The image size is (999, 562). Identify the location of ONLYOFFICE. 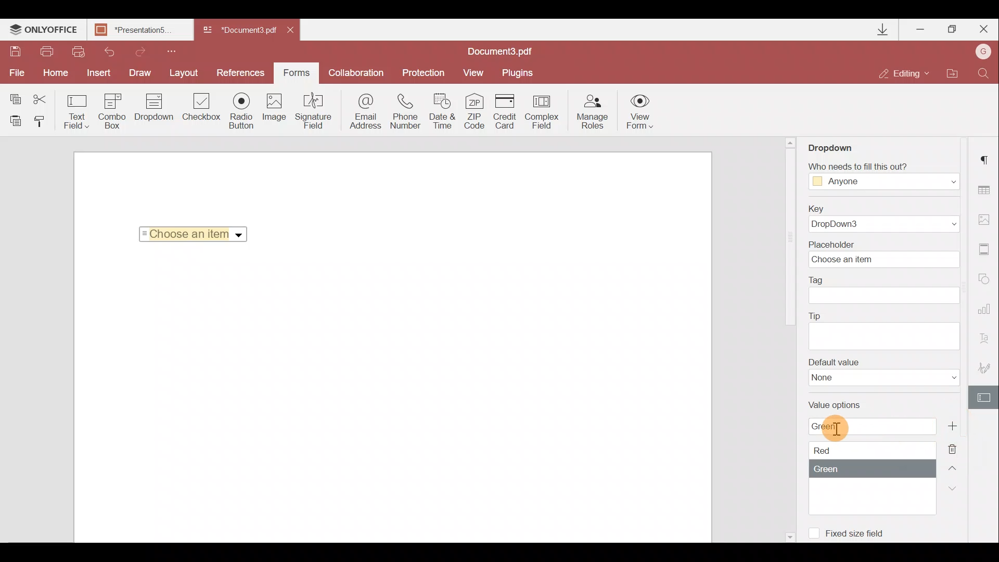
(44, 31).